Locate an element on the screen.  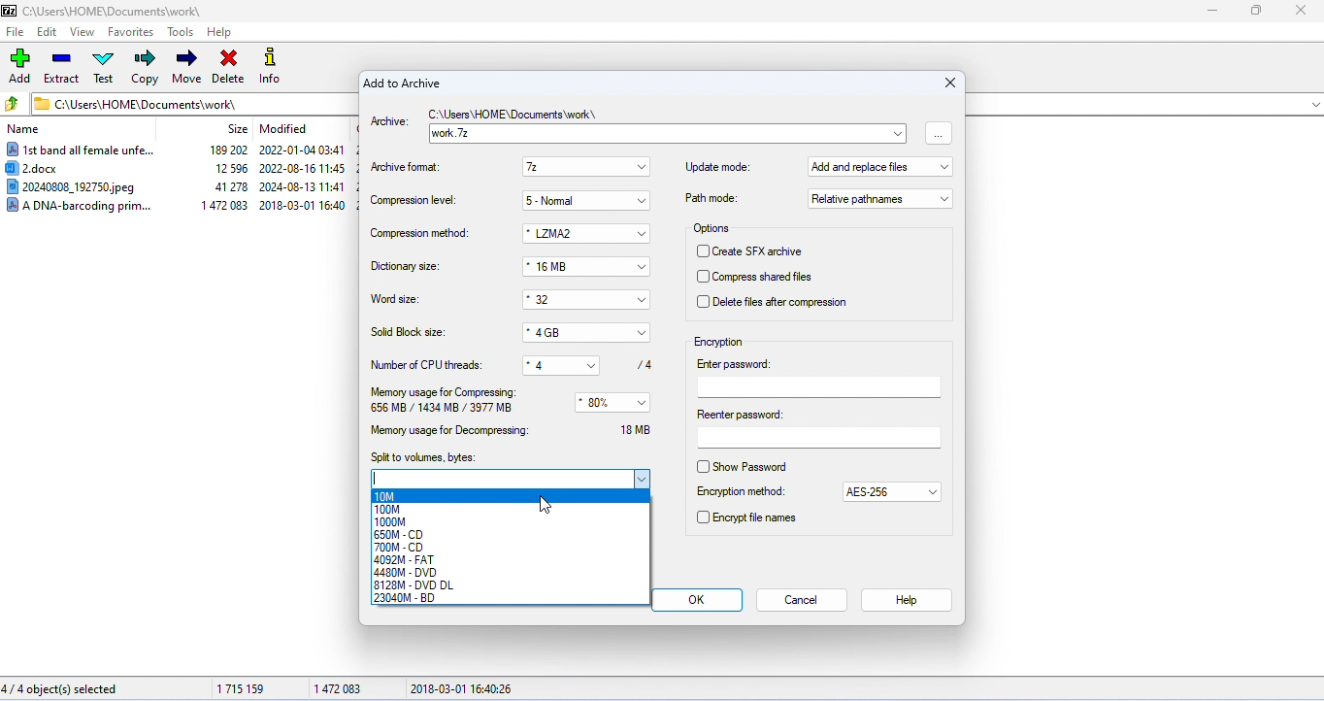
2340M-BD is located at coordinates (413, 598).